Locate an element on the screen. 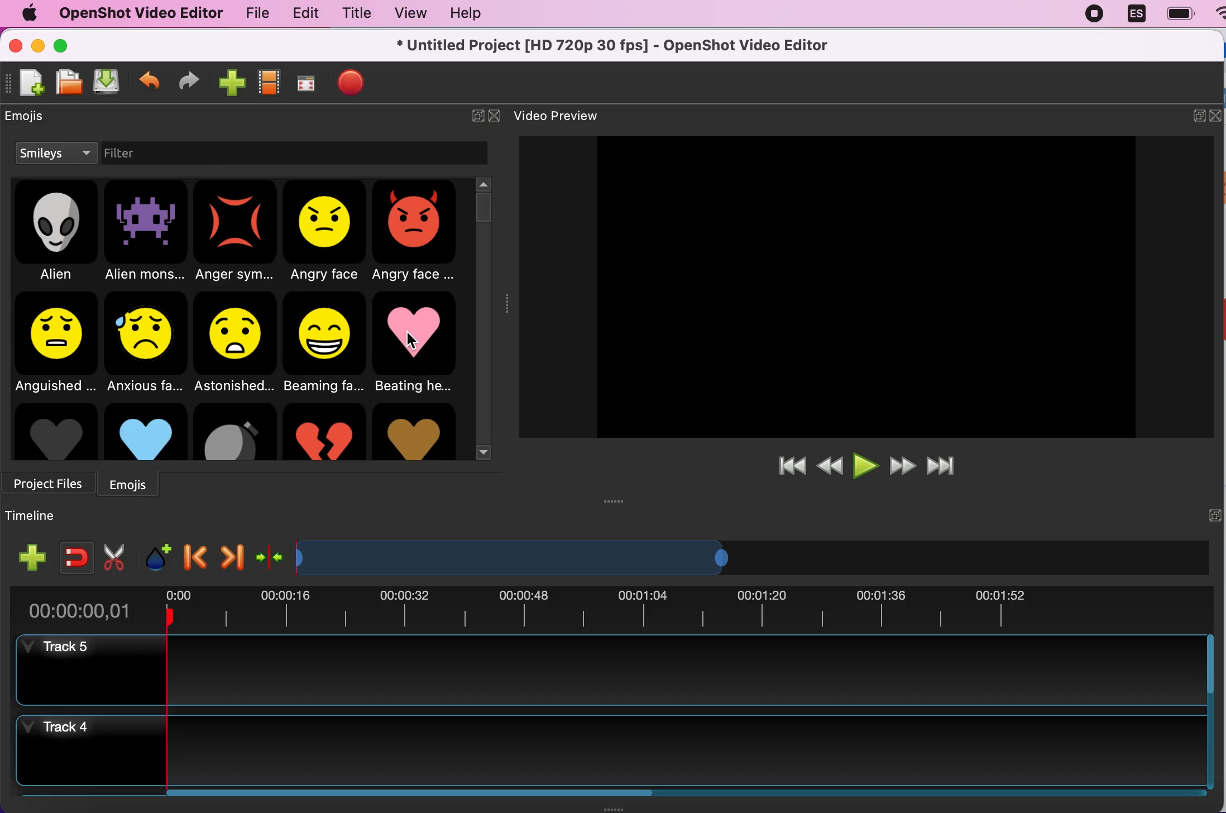 Image resolution: width=1226 pixels, height=813 pixels. alien monster is located at coordinates (146, 233).